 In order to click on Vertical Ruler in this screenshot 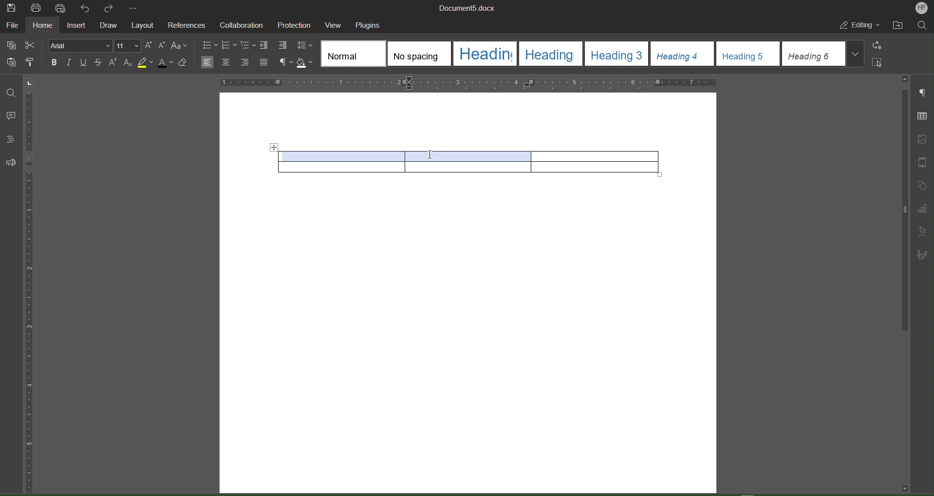, I will do `click(31, 291)`.